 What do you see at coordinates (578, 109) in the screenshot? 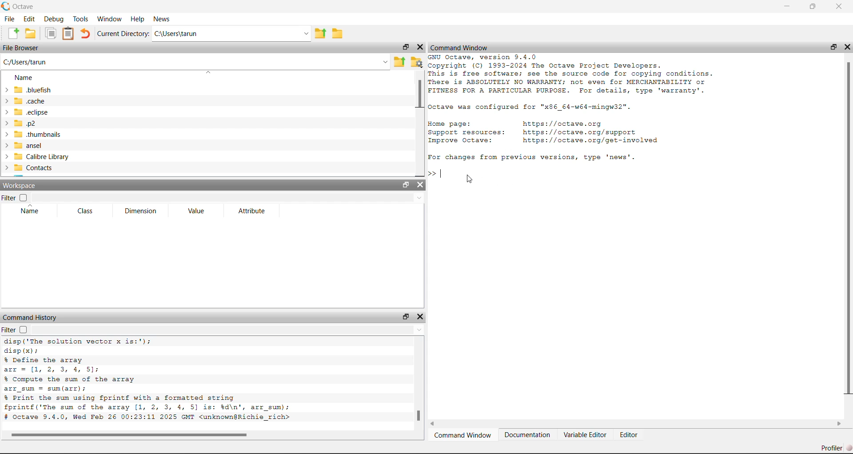
I see `GNU Octave, version 9.4.0

Copyright (C) 1993-2024 The Octave Project Developers.

This is free software; see the source code for copying conditions.
There is ABSOLUTELY NO WARRANTY; not even for MERCHANTABILITY or
FITNESS FOR A PARTICULAR PURPOSE. For details, type 'warranty'.
Octave was configured for "x86_64-w64-mingw32".

Home page: https: //octave.org

Support resources: https: //octave.org/support

Improve Octave: https://octave.org/get-involved

For changes from previous versions, type ‘news’.` at bounding box center [578, 109].